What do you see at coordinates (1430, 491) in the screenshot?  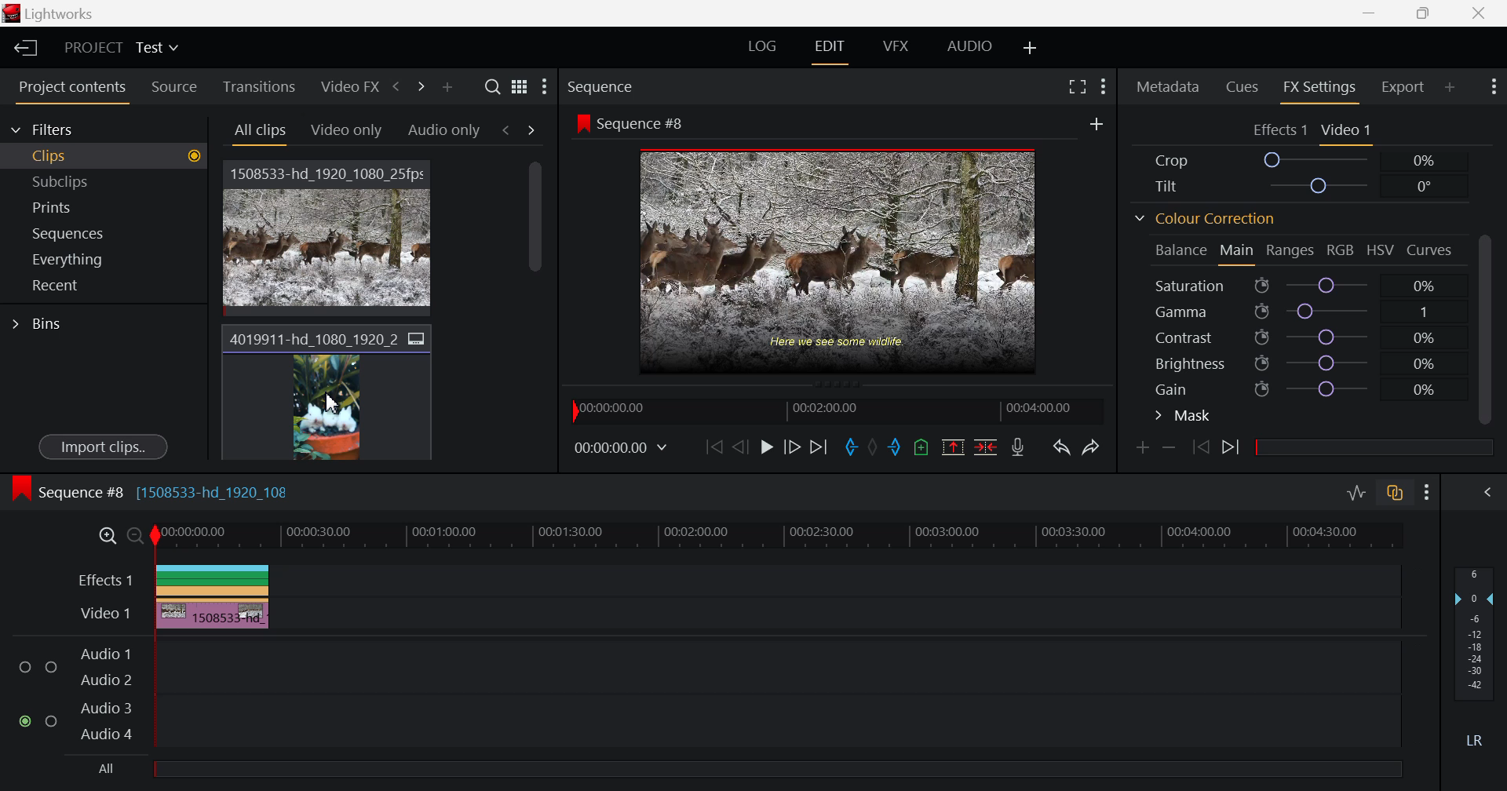 I see `Show Settings` at bounding box center [1430, 491].